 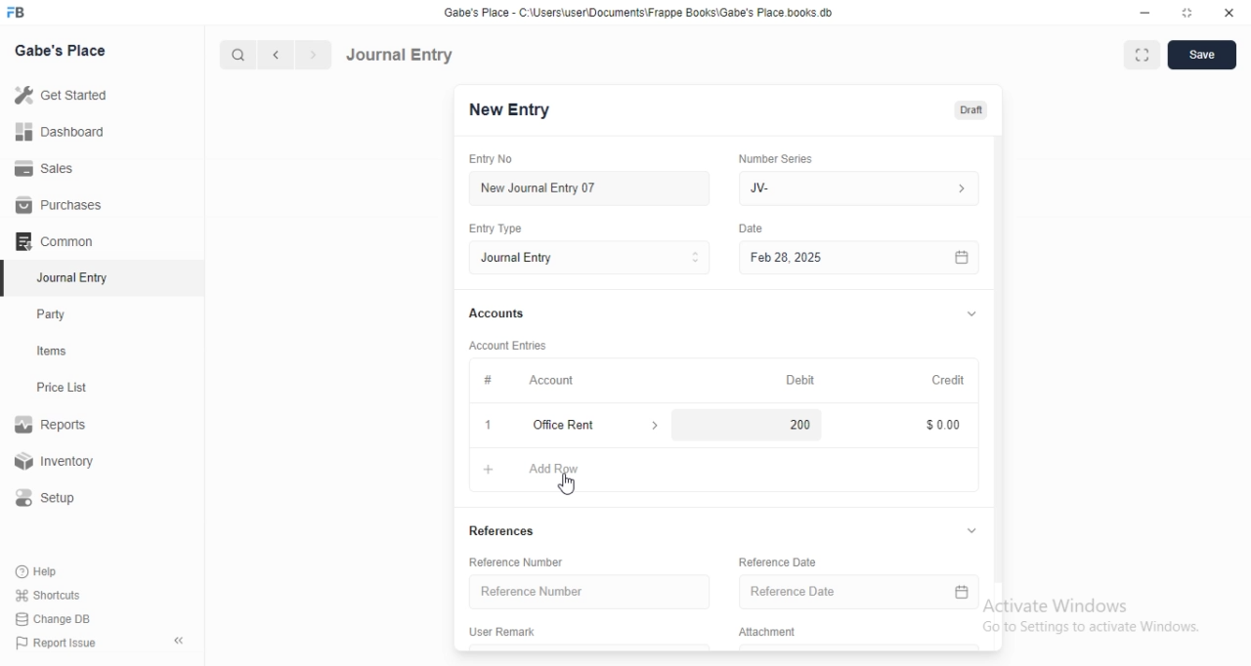 What do you see at coordinates (938, 426) in the screenshot?
I see `$ 0.00` at bounding box center [938, 426].